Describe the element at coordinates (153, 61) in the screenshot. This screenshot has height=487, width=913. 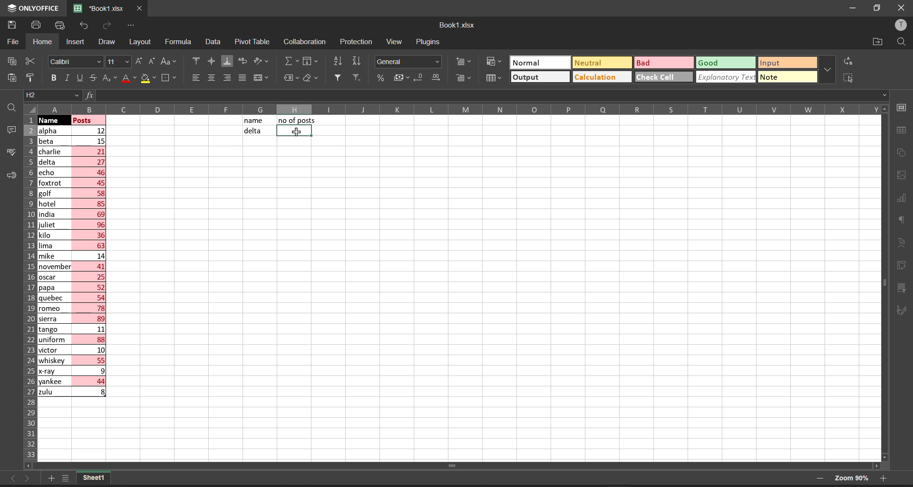
I see `decrement font size` at that location.